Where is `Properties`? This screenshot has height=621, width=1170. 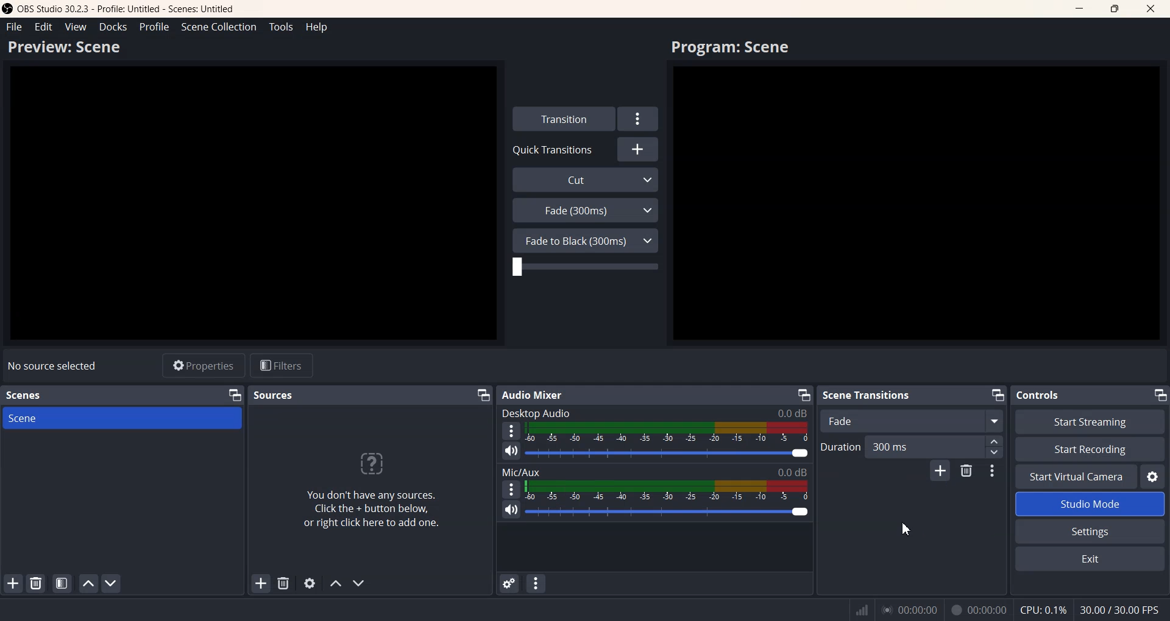 Properties is located at coordinates (202, 366).